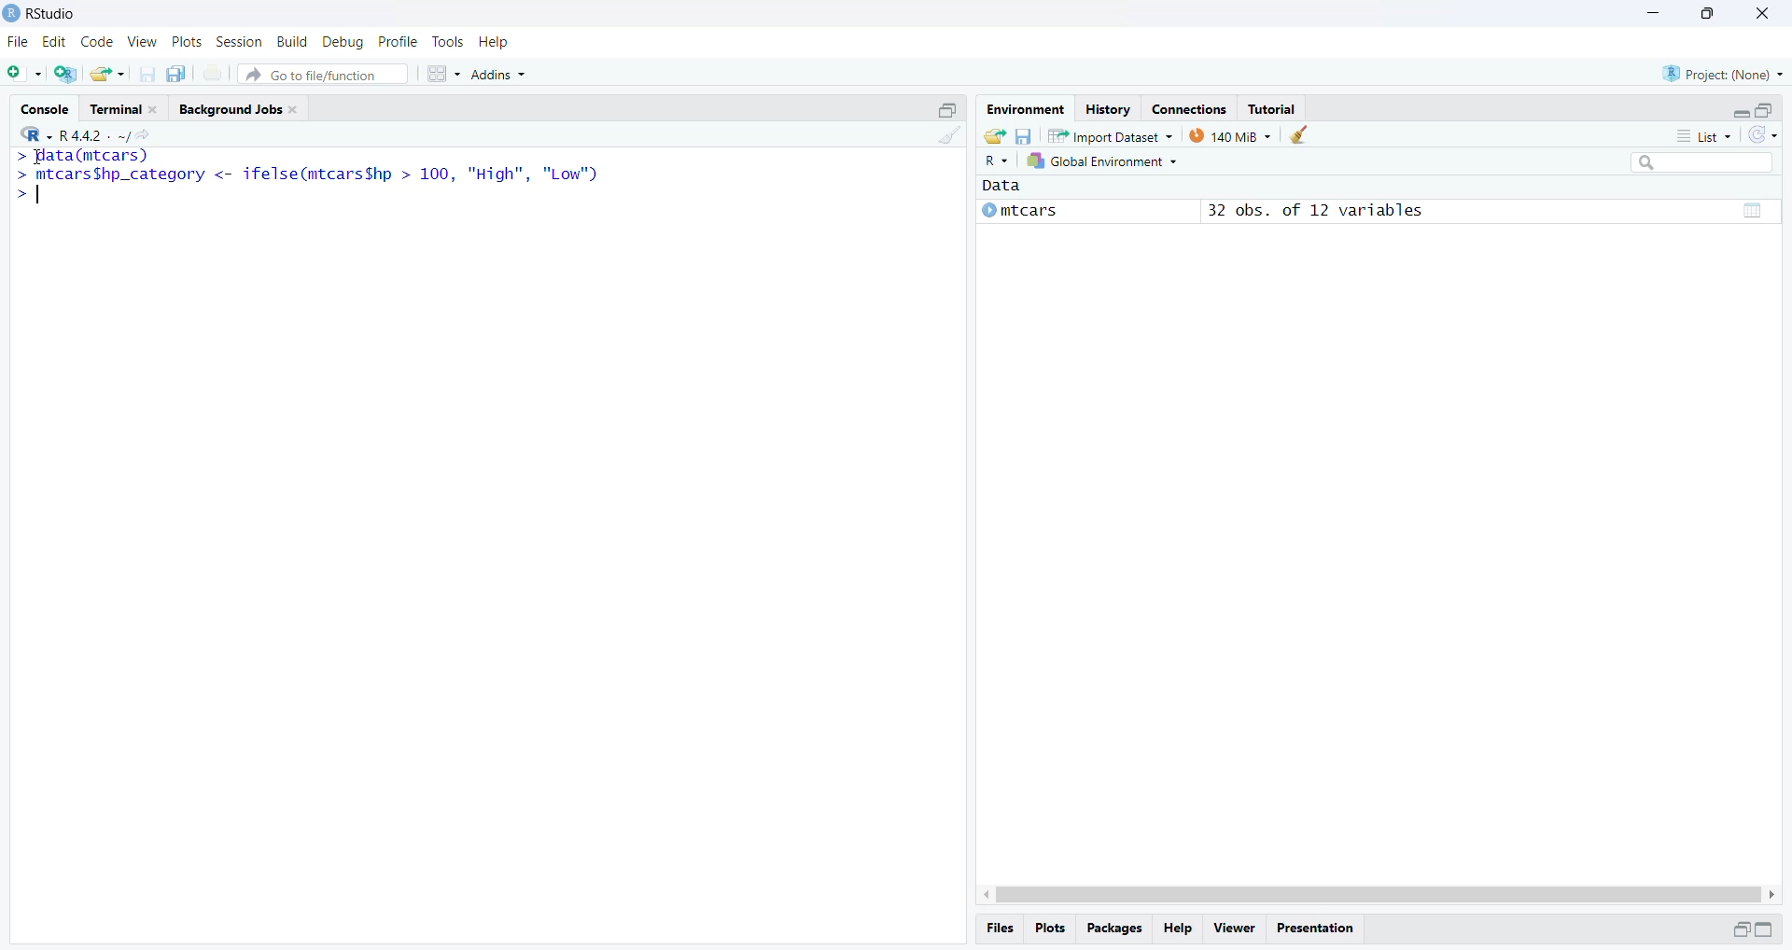 Image resolution: width=1792 pixels, height=950 pixels. What do you see at coordinates (504, 70) in the screenshot?
I see `Addins` at bounding box center [504, 70].